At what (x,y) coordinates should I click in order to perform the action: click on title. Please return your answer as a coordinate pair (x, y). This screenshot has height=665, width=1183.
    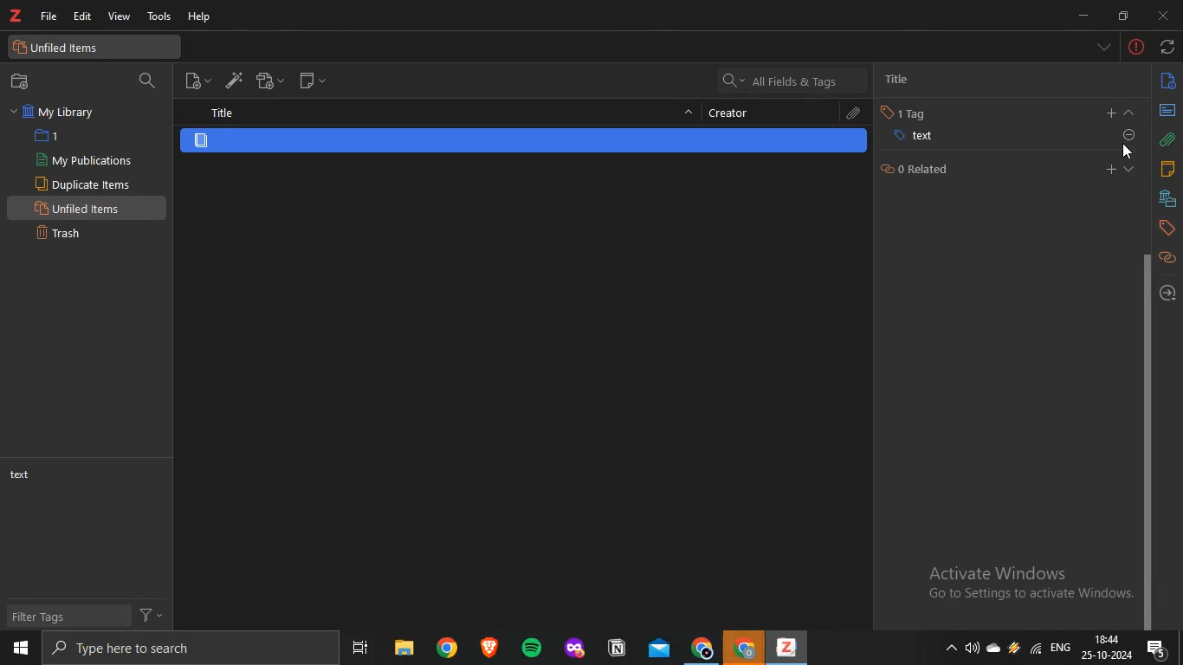
    Looking at the image, I should click on (900, 80).